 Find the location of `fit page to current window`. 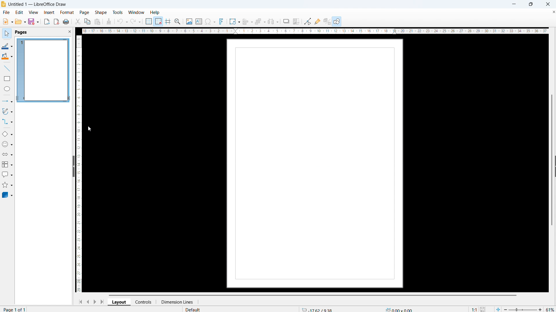

fit page to current window is located at coordinates (498, 309).